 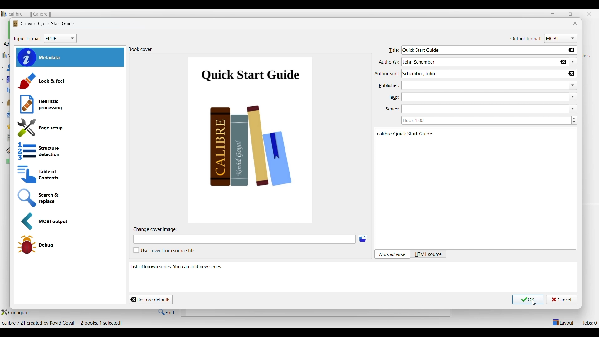 What do you see at coordinates (428, 254) in the screenshot?
I see `HTML source` at bounding box center [428, 254].